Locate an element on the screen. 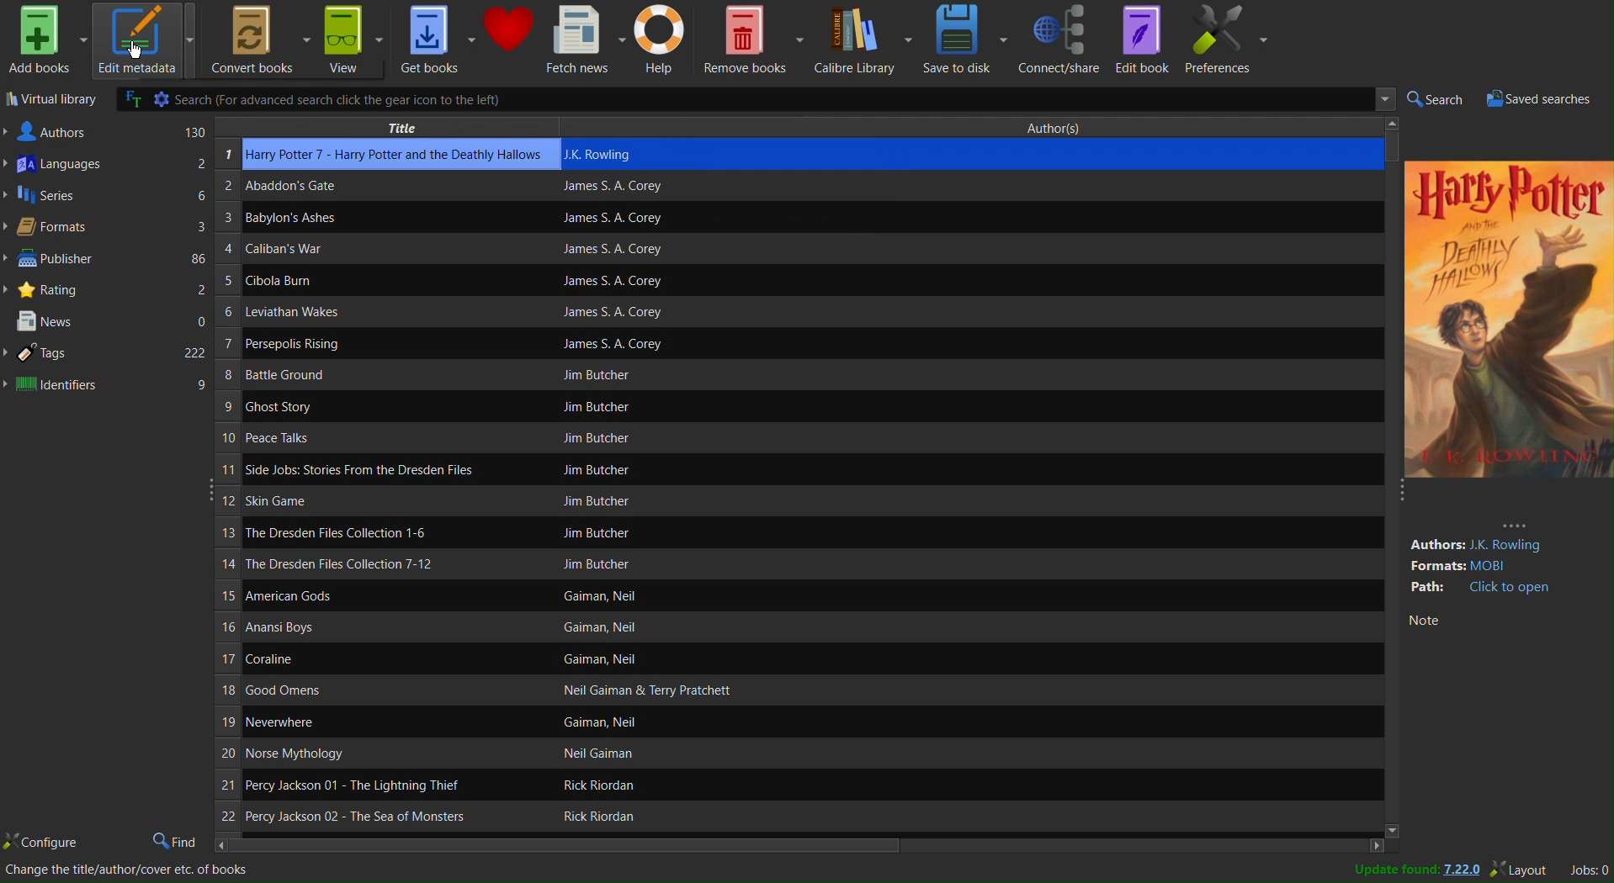 Image resolution: width=1614 pixels, height=883 pixels. row numbers is located at coordinates (226, 489).